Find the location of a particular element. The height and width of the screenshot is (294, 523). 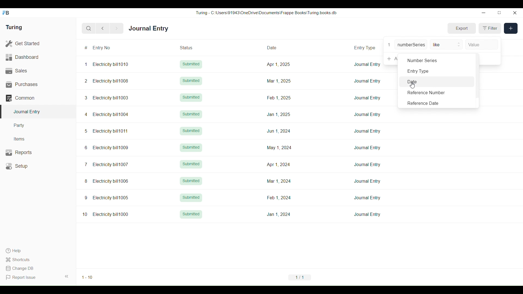

New entry is located at coordinates (511, 28).